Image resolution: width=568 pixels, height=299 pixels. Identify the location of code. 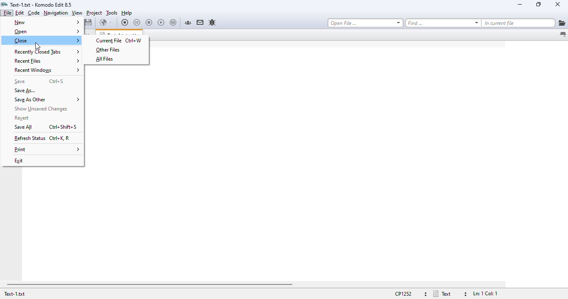
(34, 13).